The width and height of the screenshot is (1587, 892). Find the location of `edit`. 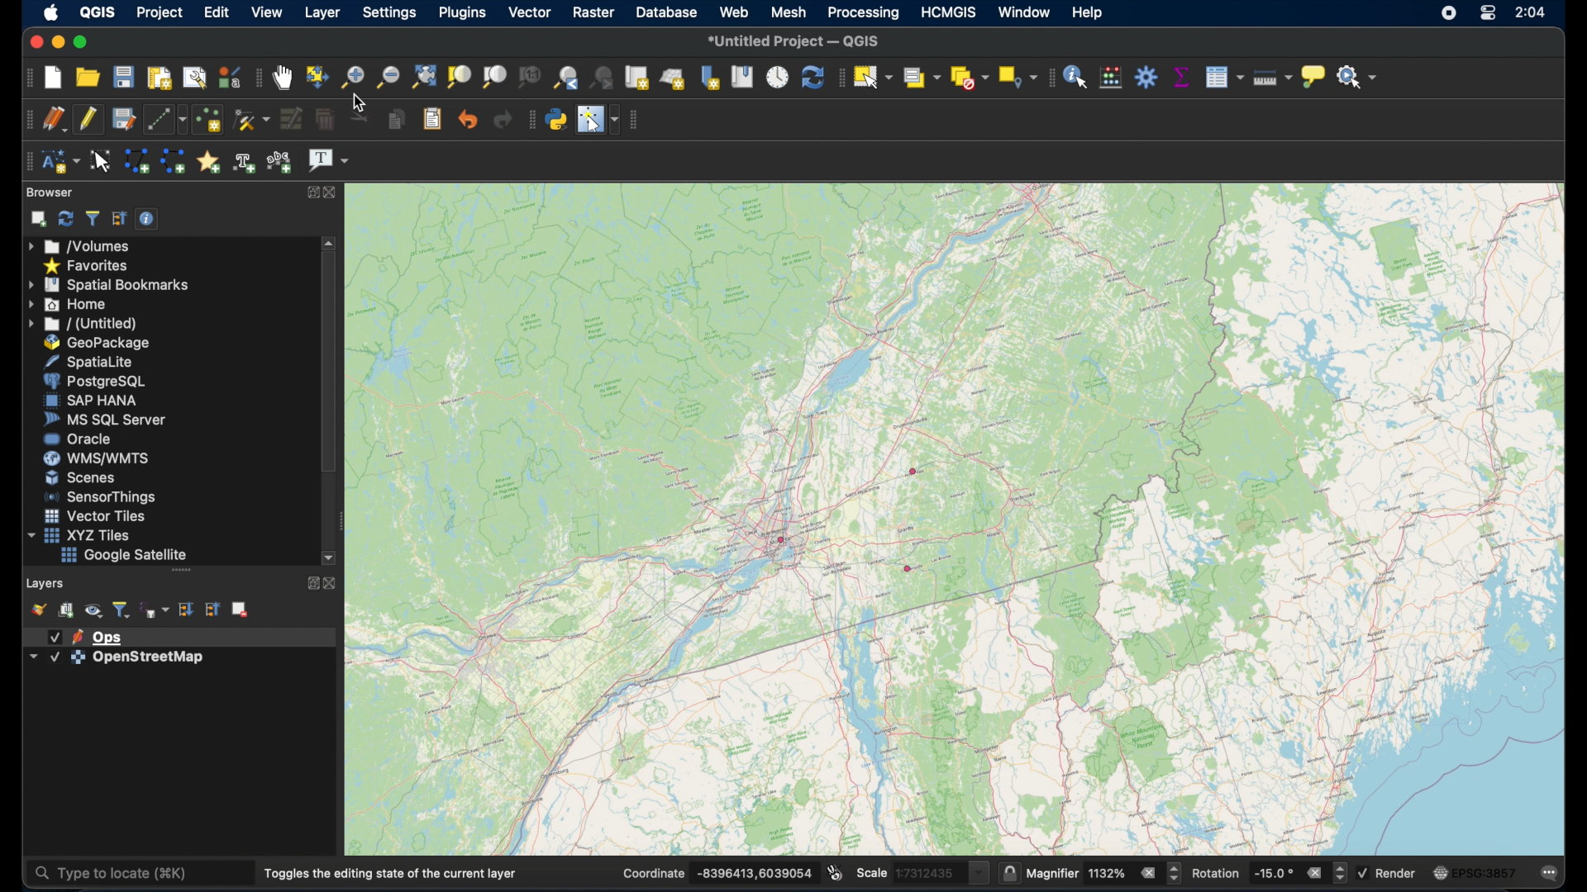

edit is located at coordinates (217, 13).